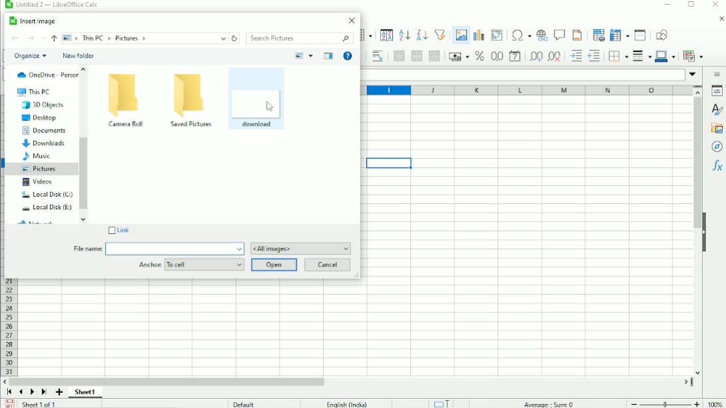 Image resolution: width=726 pixels, height=408 pixels. Describe the element at coordinates (522, 74) in the screenshot. I see `Input line` at that location.